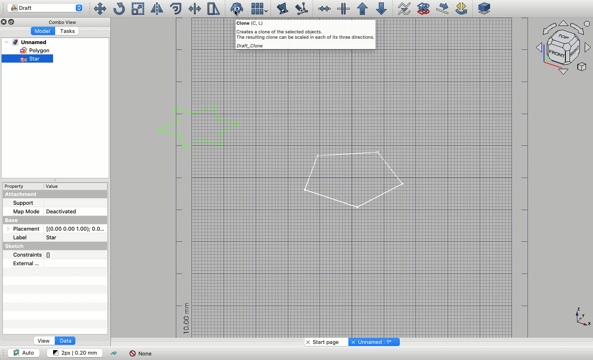  Describe the element at coordinates (200, 127) in the screenshot. I see `Star selected` at that location.